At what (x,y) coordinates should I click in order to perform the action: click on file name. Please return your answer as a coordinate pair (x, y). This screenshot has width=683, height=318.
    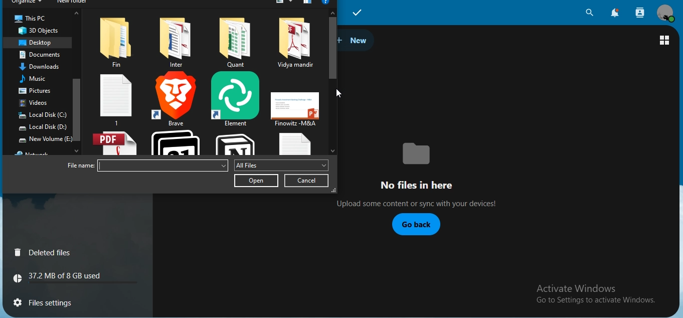
    Looking at the image, I should click on (162, 166).